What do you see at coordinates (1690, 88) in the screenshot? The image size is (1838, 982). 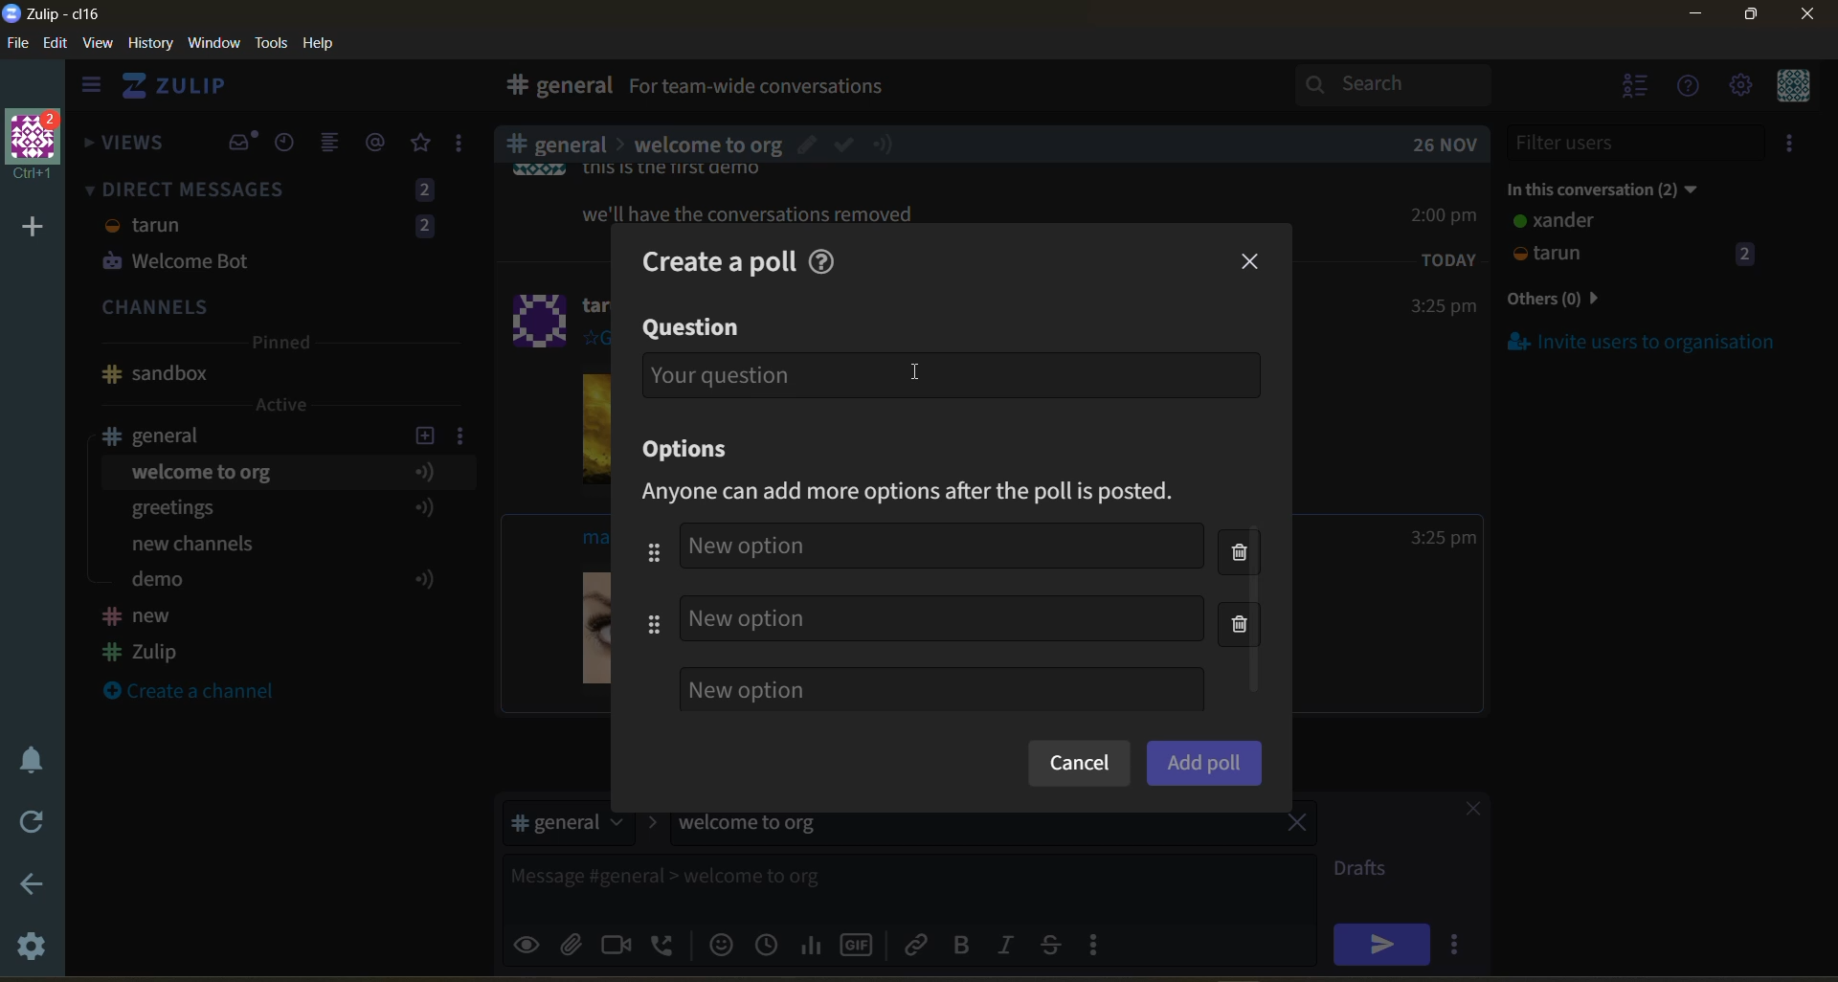 I see `help menu` at bounding box center [1690, 88].